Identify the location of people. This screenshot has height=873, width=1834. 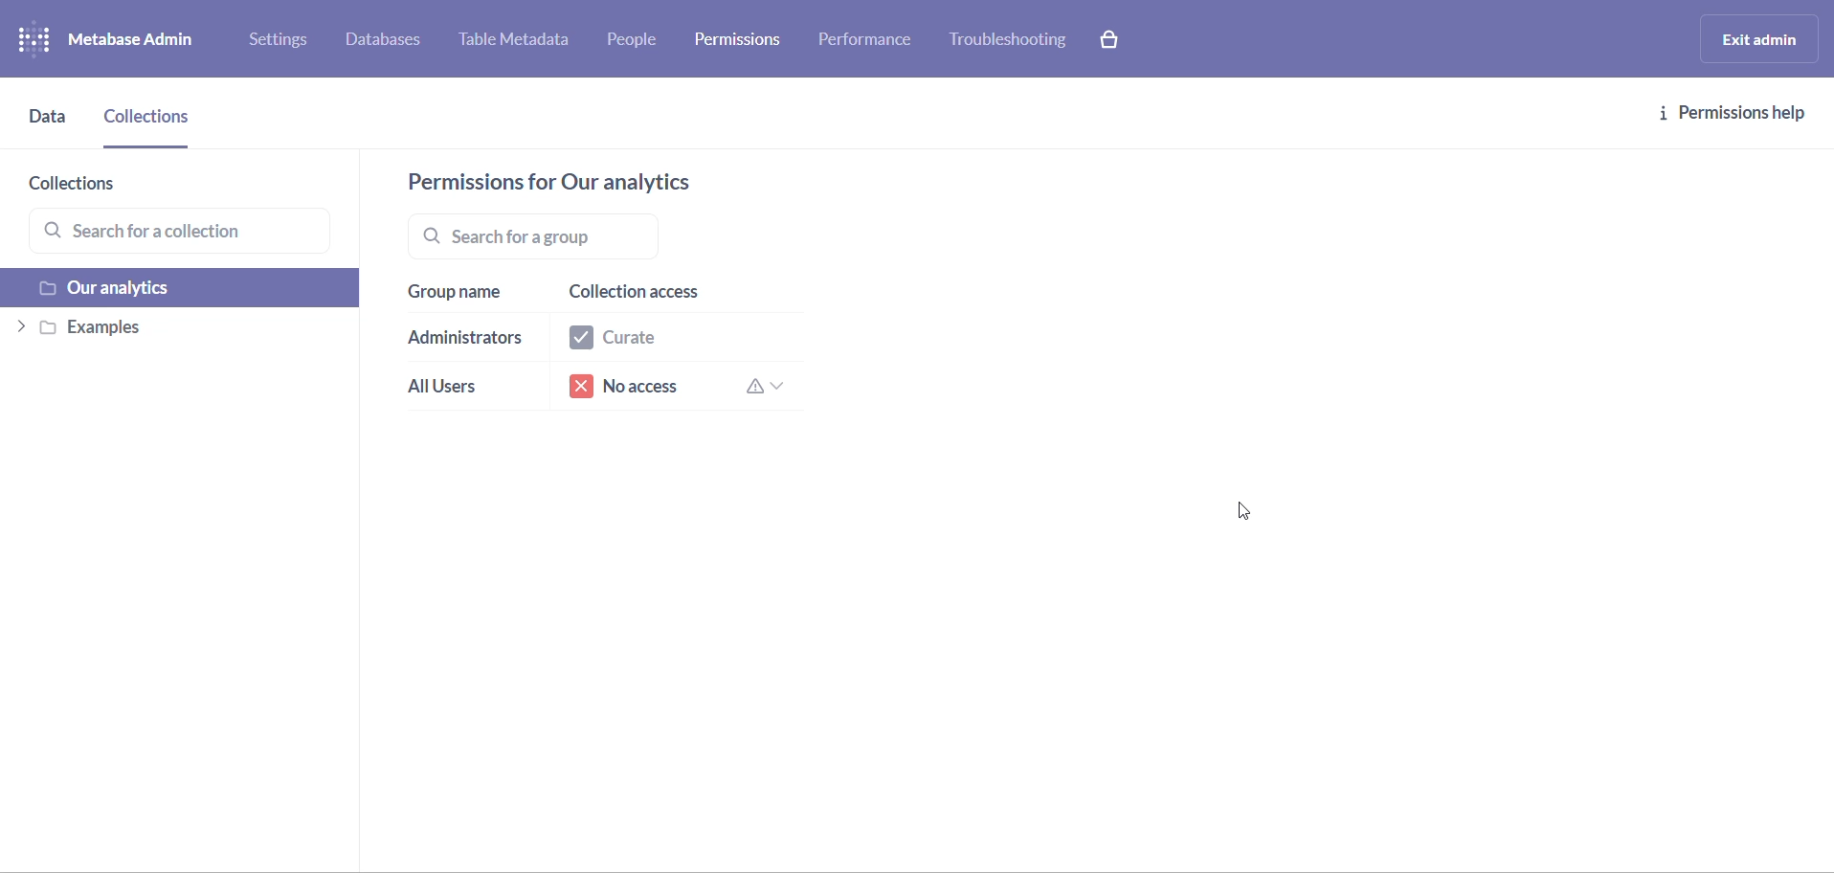
(639, 42).